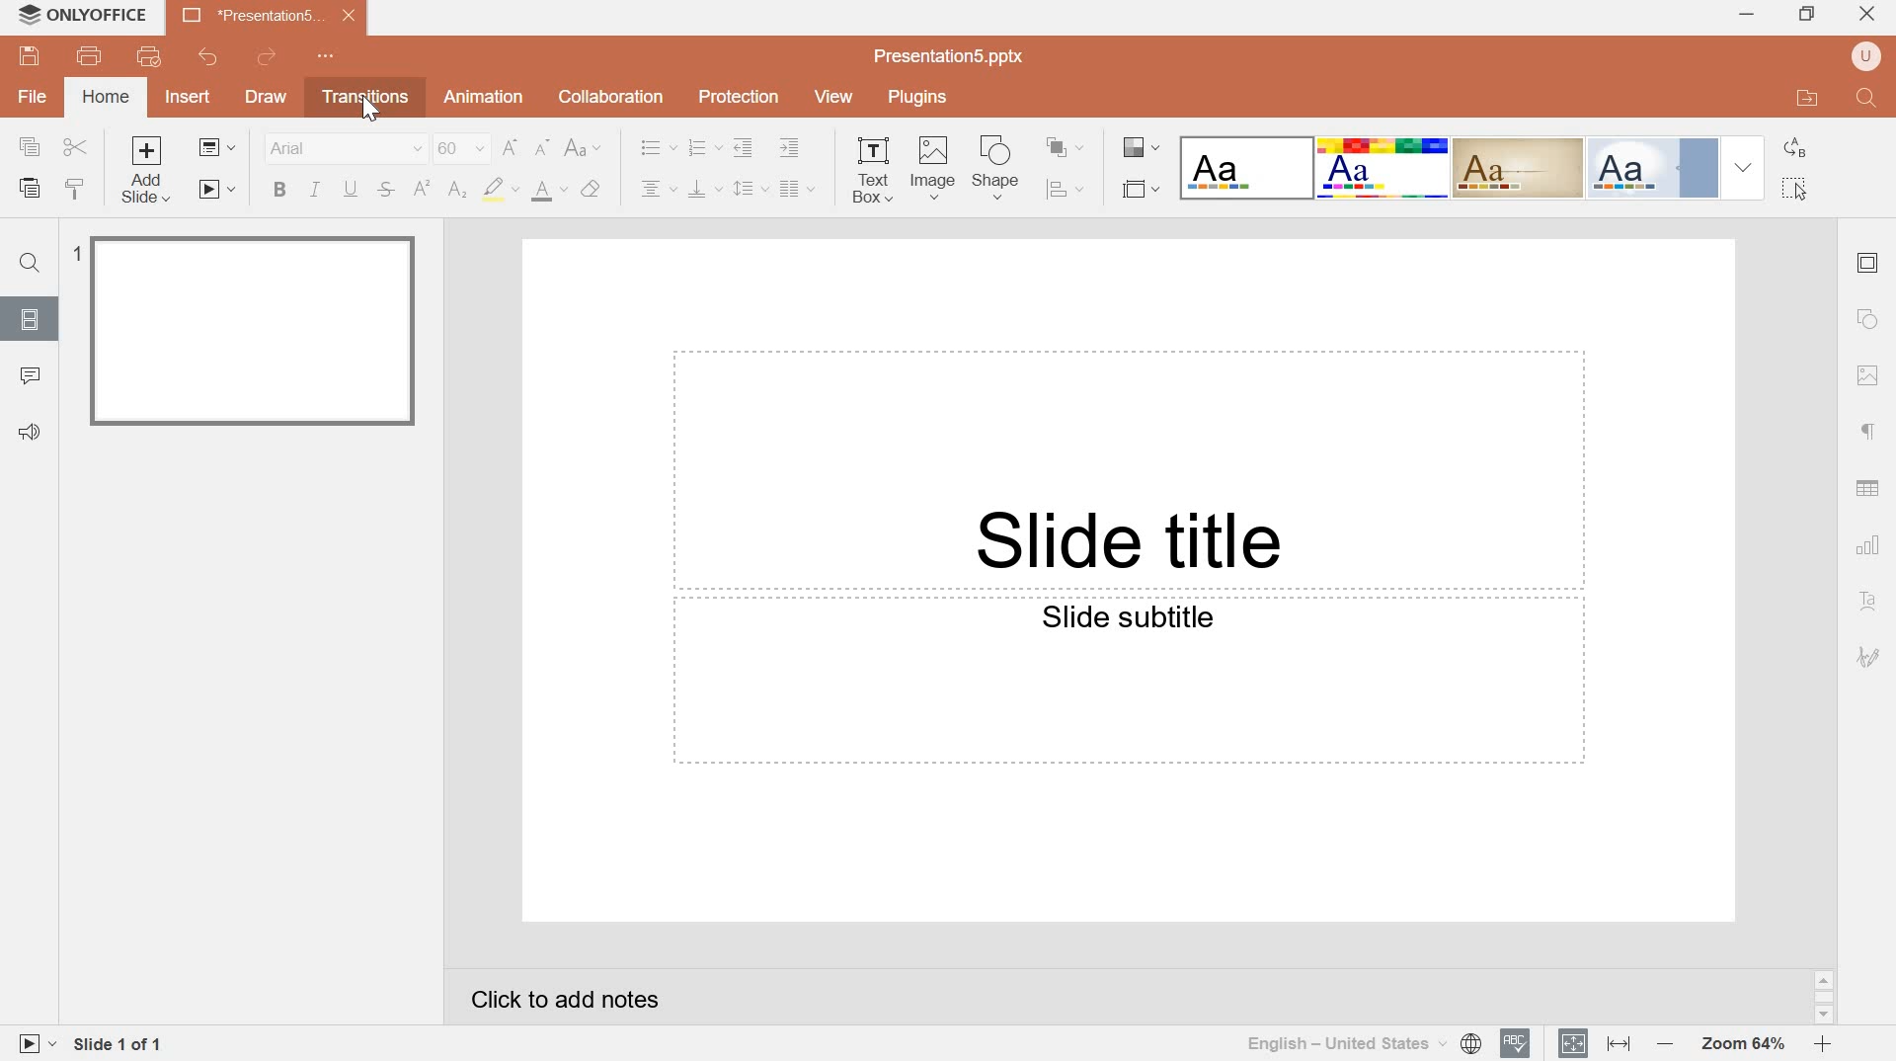 This screenshot has width=1896, height=1061. Describe the element at coordinates (369, 109) in the screenshot. I see `cursor` at that location.